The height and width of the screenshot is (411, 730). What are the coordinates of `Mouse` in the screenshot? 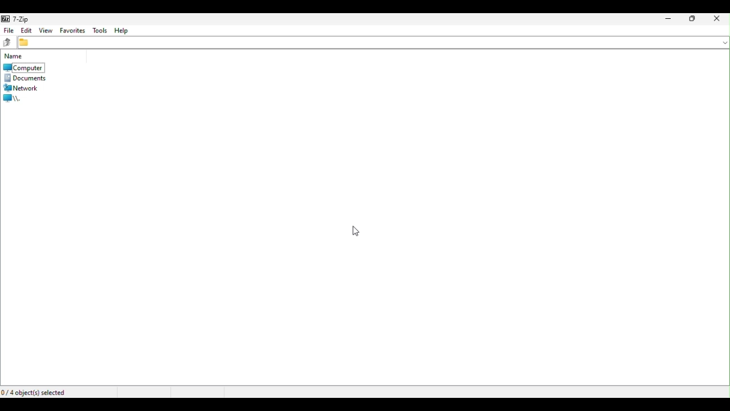 It's located at (359, 229).